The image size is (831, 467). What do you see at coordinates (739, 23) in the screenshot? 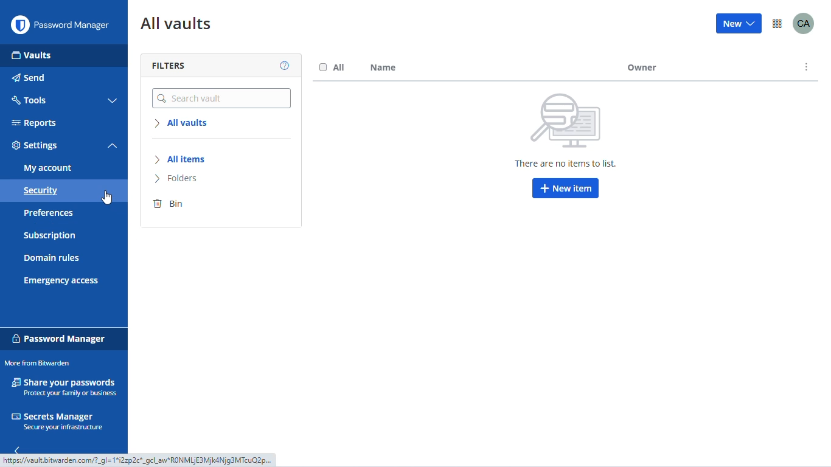
I see `new` at bounding box center [739, 23].